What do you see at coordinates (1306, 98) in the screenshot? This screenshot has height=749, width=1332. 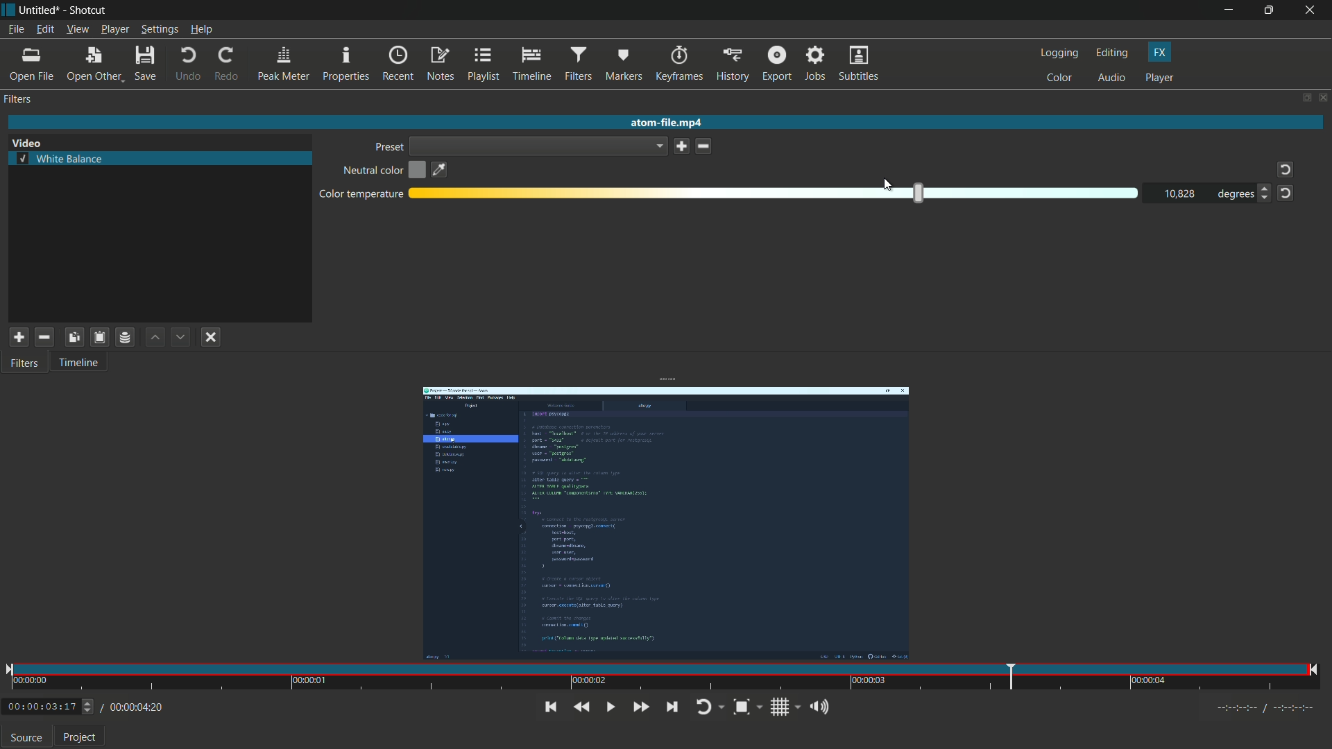 I see `change layout` at bounding box center [1306, 98].